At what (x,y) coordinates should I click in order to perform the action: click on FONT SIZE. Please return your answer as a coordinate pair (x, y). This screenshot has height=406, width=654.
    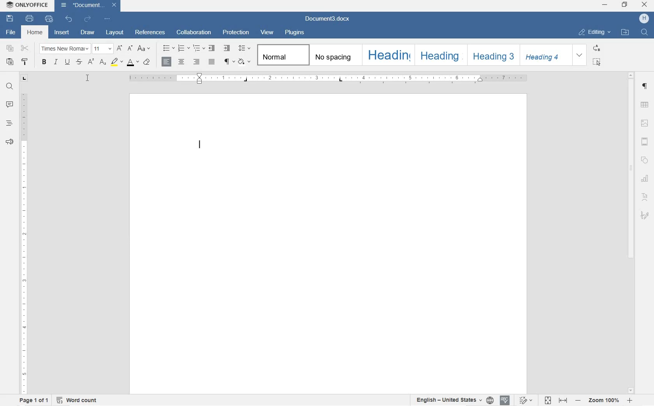
    Looking at the image, I should click on (102, 48).